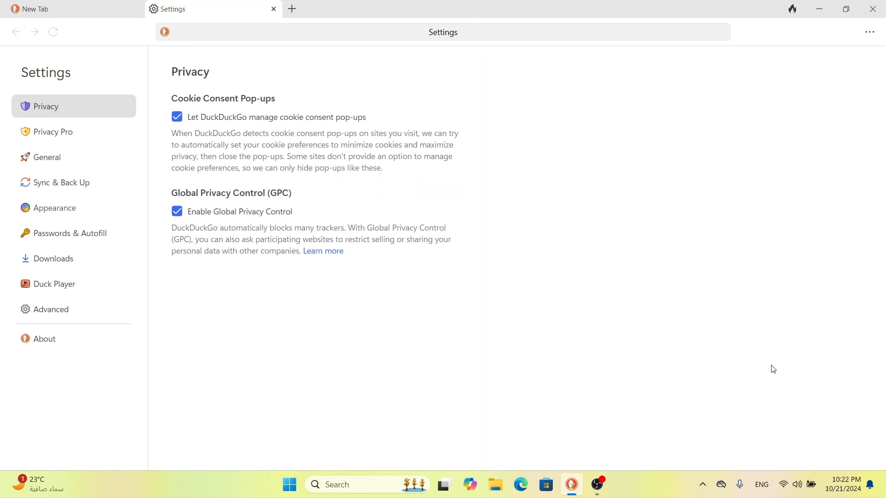  I want to click on Enable Global Privacy Control, so click(252, 212).